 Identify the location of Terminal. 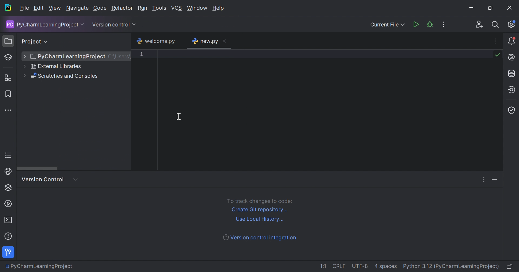
(10, 220).